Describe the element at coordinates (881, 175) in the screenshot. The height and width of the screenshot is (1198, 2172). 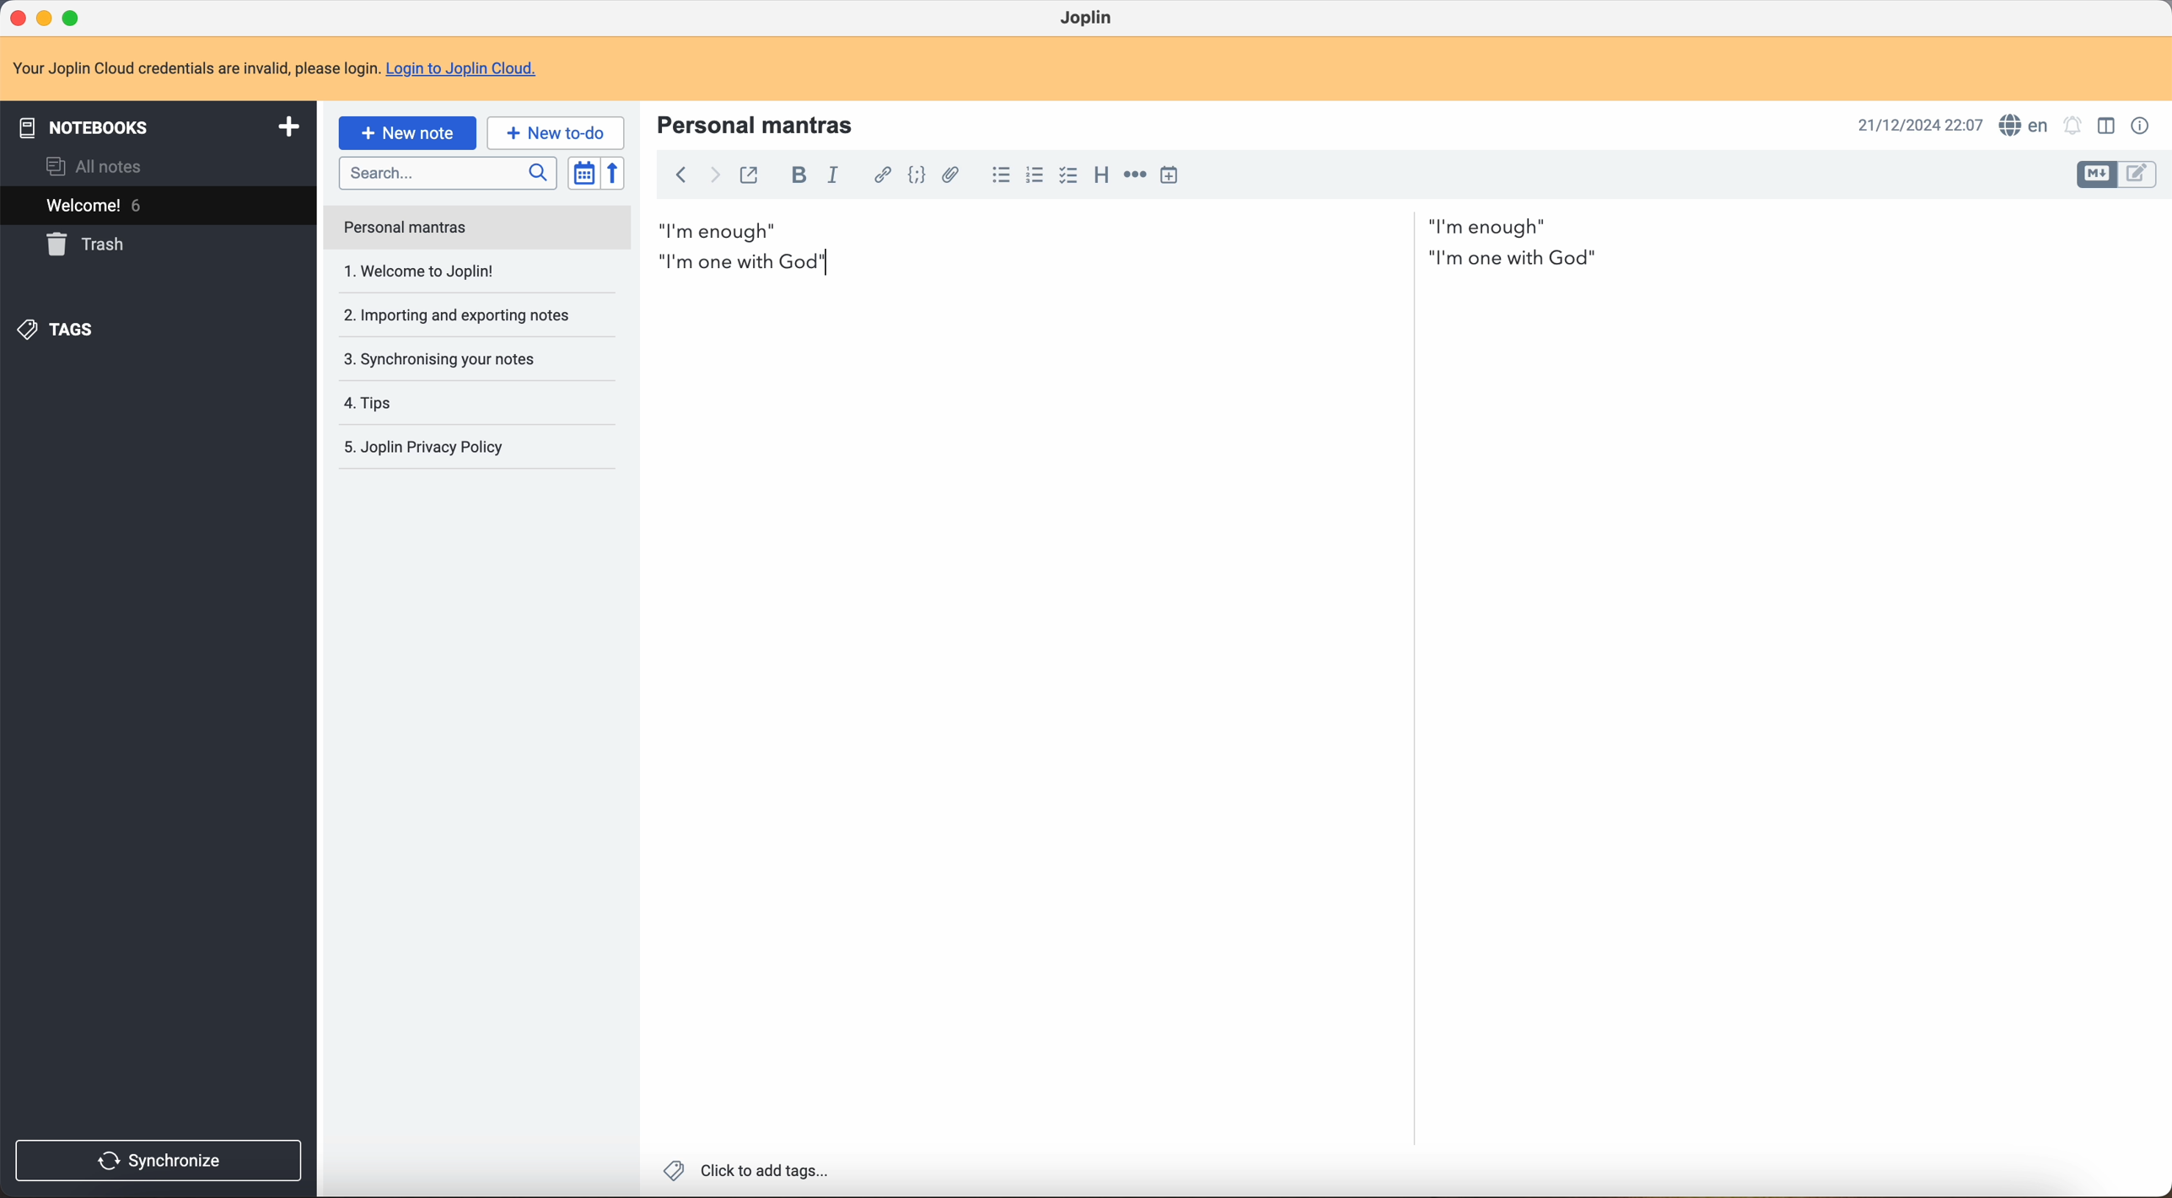
I see `hyperlink` at that location.